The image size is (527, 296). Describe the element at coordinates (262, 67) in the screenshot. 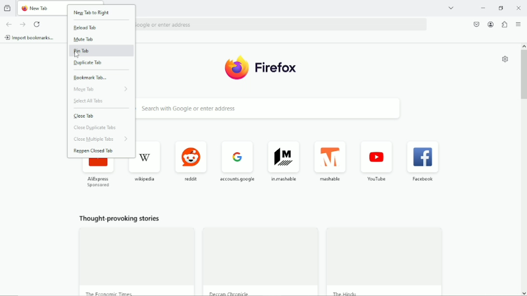

I see `Firefox` at that location.